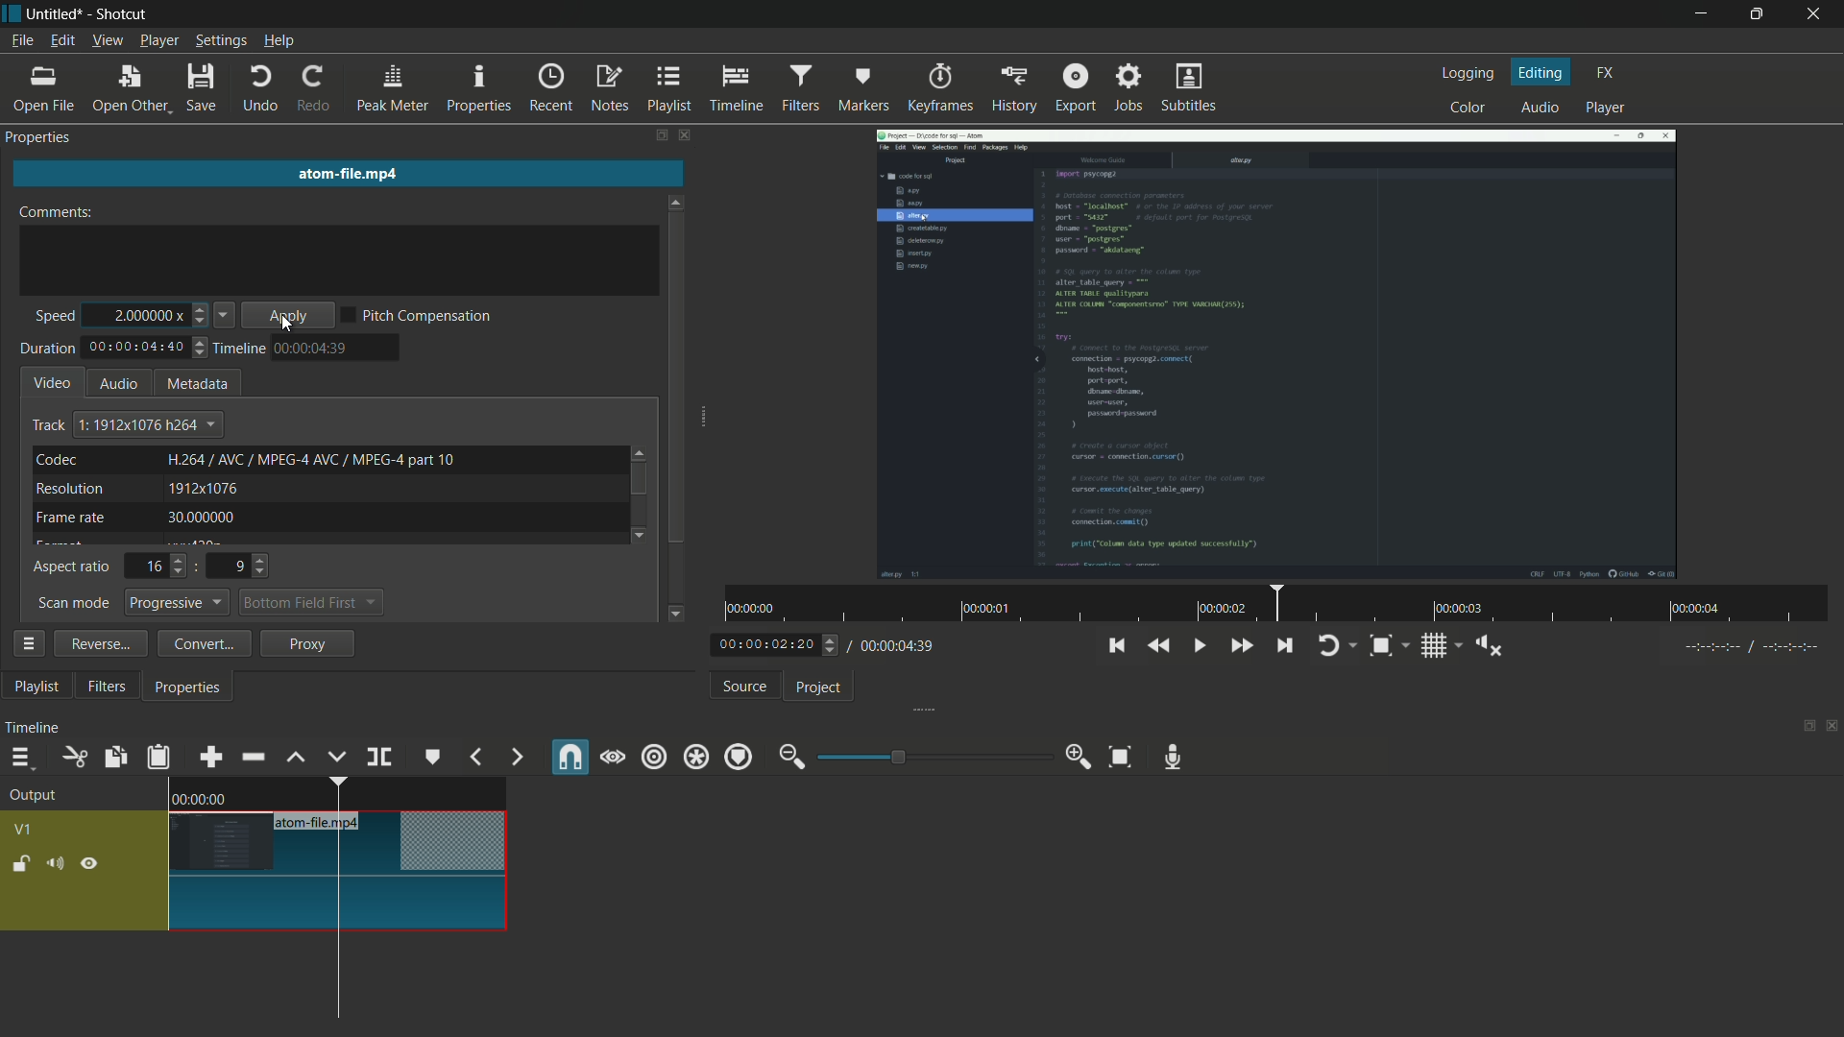 This screenshot has width=1844, height=1037. I want to click on convert, so click(205, 642).